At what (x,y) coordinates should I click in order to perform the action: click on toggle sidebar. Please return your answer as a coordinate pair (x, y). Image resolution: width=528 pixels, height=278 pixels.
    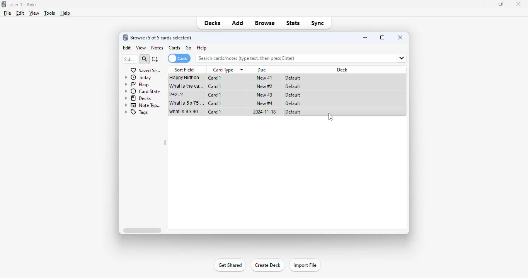
    Looking at the image, I should click on (165, 142).